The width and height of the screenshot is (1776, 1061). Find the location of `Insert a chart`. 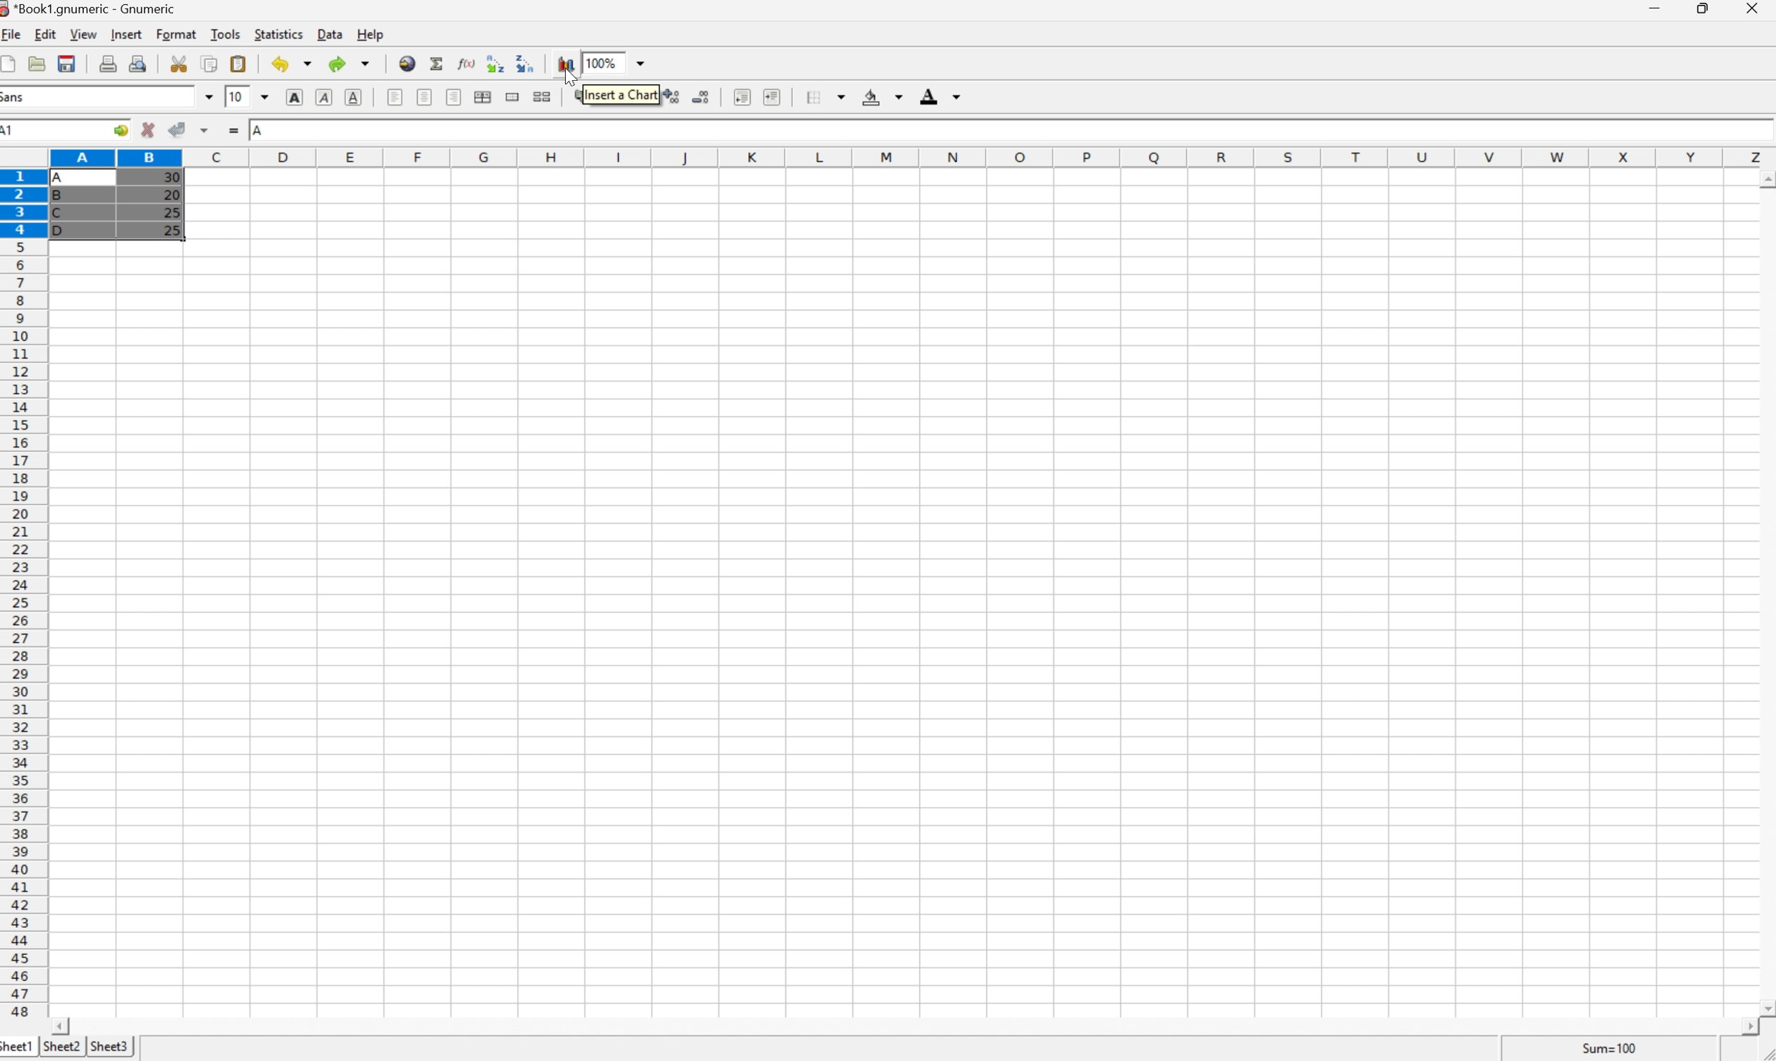

Insert a chart is located at coordinates (565, 61).